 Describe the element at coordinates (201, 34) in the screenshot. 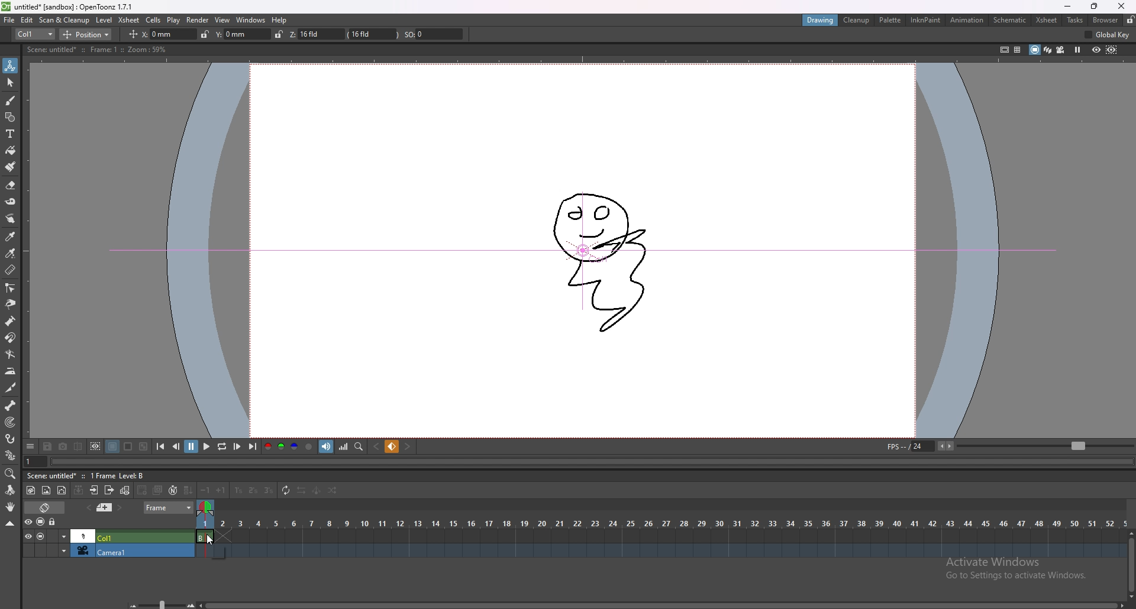

I see `lock` at that location.